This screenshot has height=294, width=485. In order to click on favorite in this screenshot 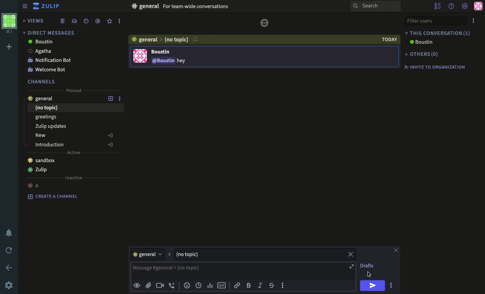, I will do `click(110, 21)`.